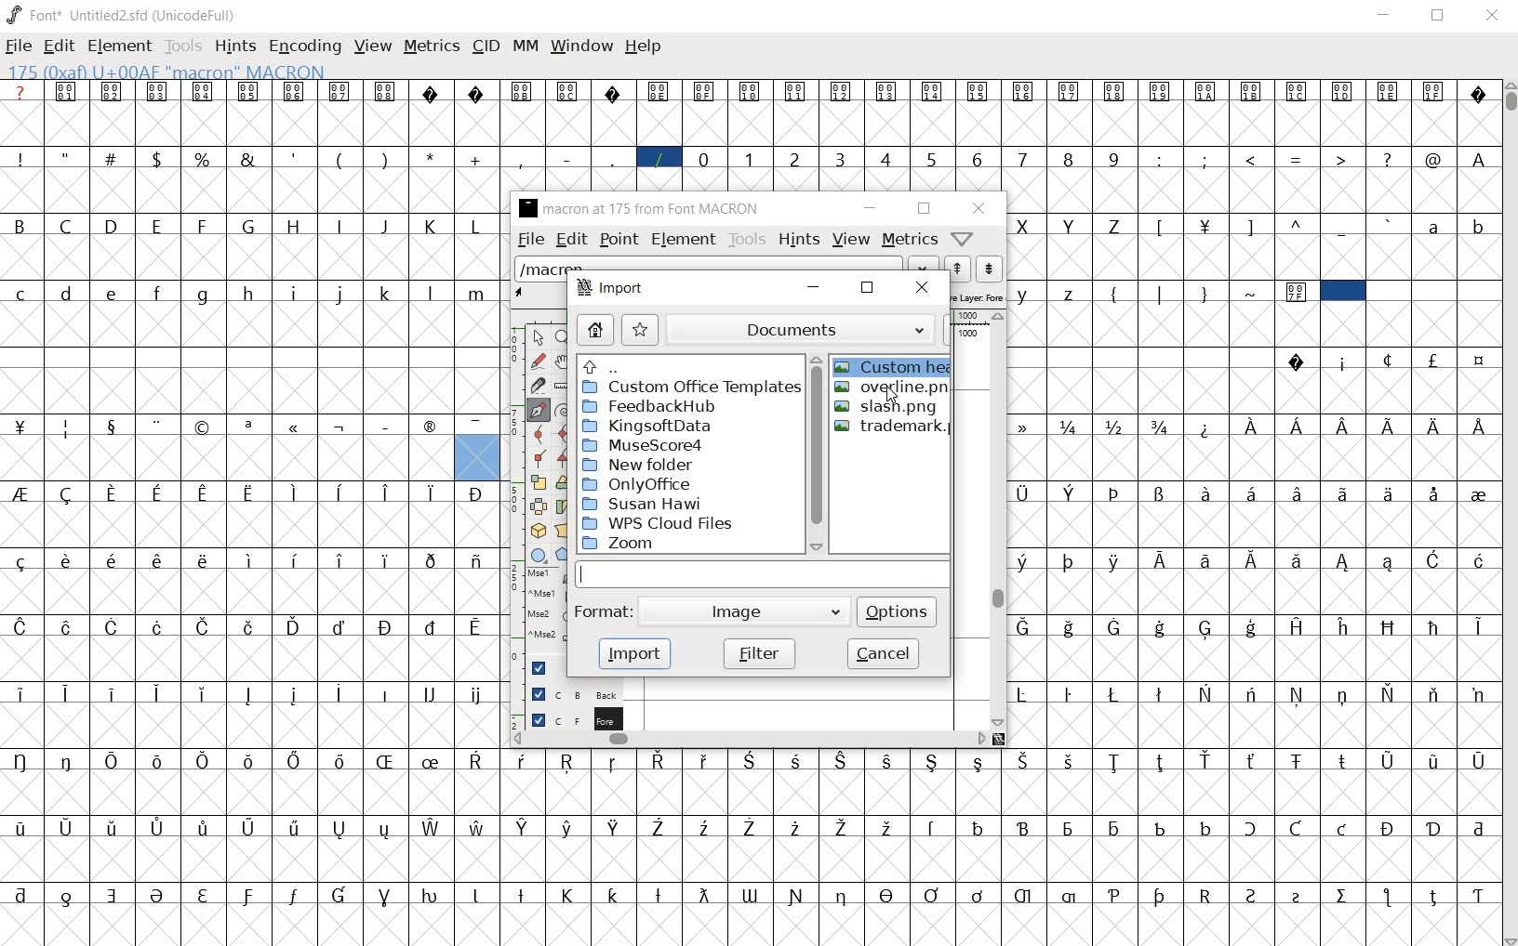 This screenshot has width=1518, height=946. What do you see at coordinates (1162, 159) in the screenshot?
I see `:` at bounding box center [1162, 159].